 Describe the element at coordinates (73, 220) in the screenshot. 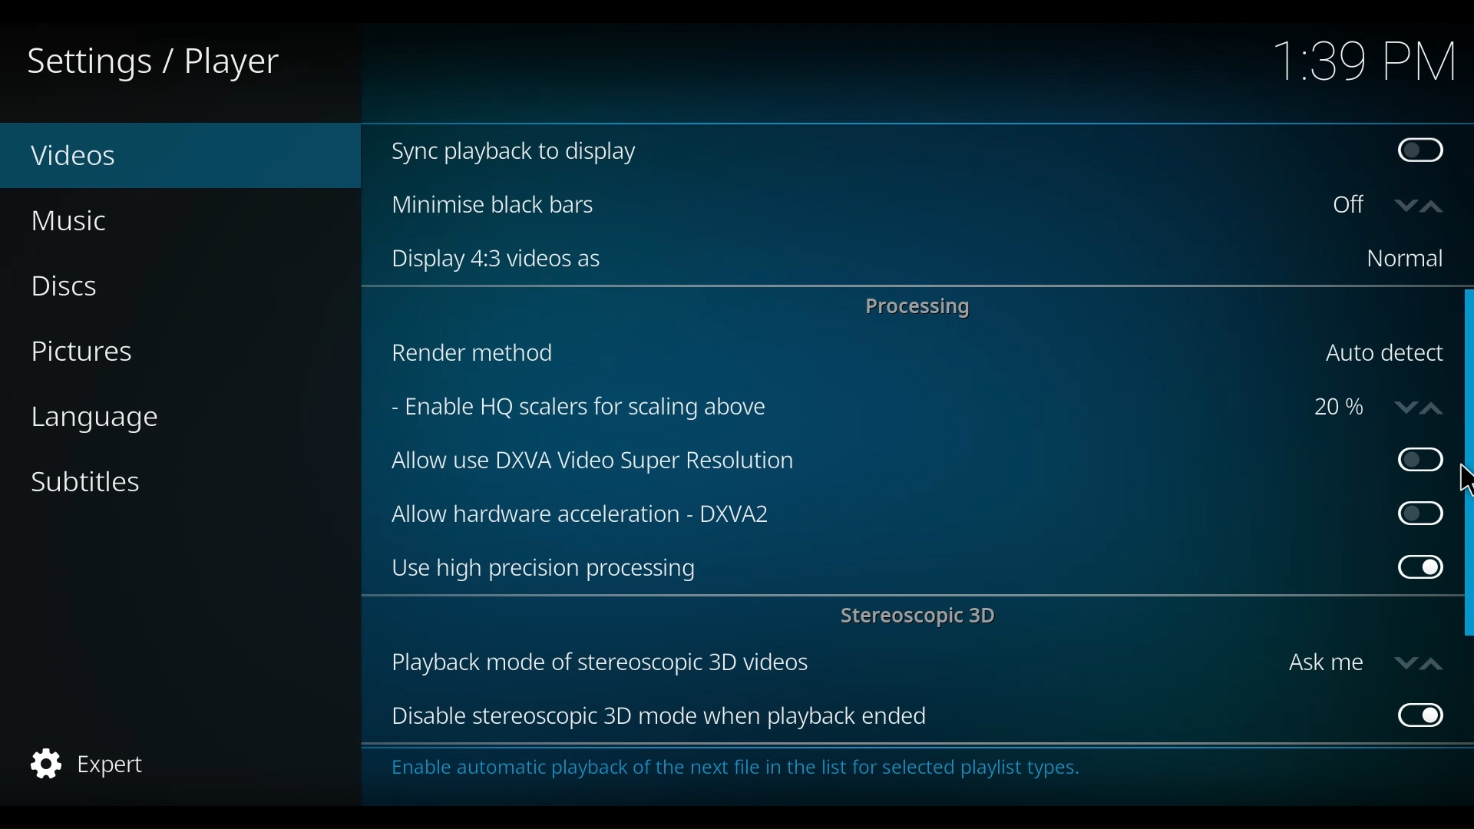

I see `Music` at that location.